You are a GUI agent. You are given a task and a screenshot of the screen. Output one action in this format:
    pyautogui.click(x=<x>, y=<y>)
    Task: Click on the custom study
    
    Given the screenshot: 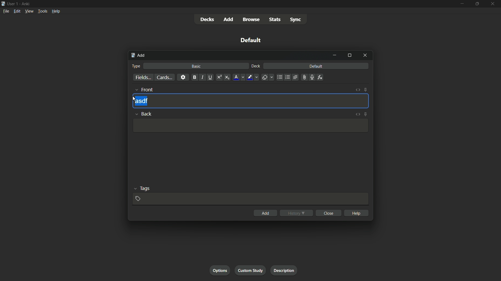 What is the action you would take?
    pyautogui.click(x=250, y=270)
    